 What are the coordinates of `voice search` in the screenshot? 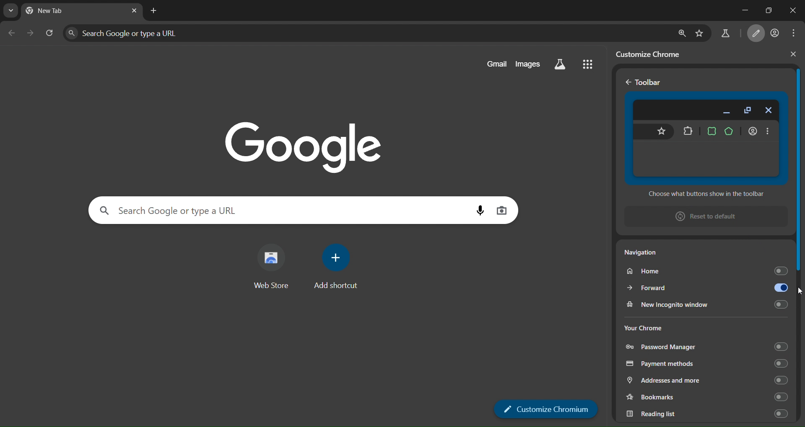 It's located at (480, 211).